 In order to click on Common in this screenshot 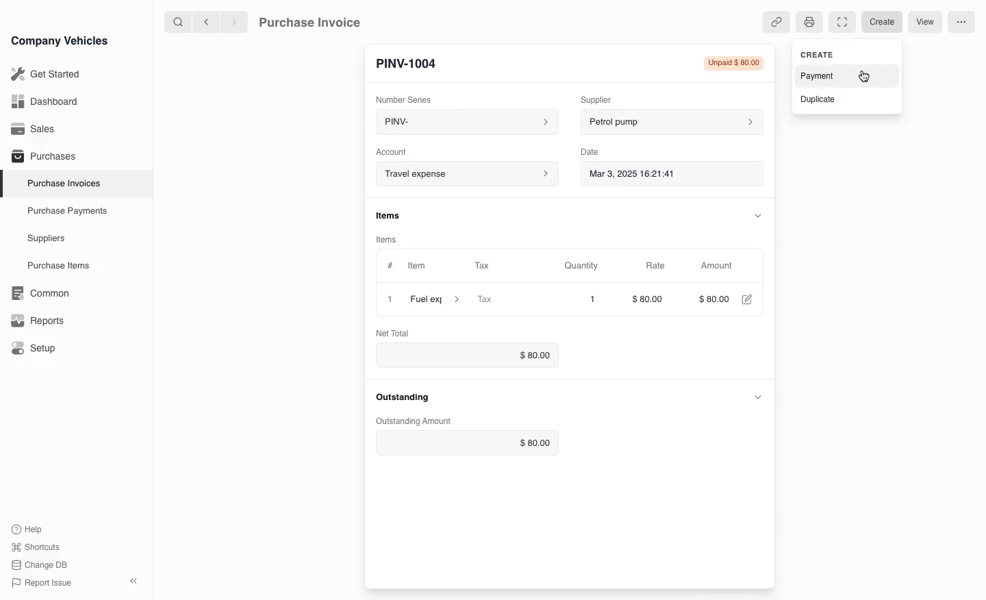, I will do `click(37, 293)`.